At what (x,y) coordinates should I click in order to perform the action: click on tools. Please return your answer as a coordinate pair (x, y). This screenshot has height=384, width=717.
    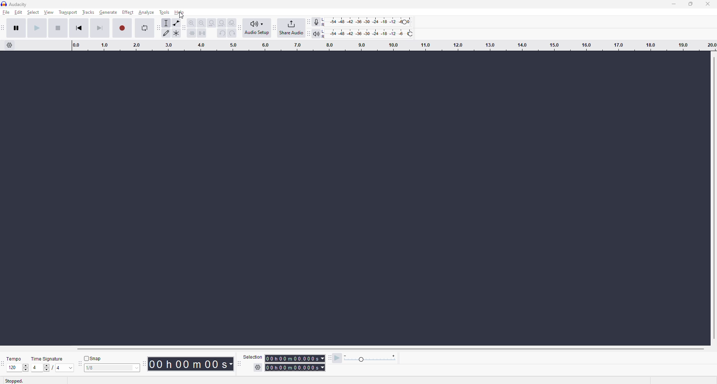
    Looking at the image, I should click on (164, 13).